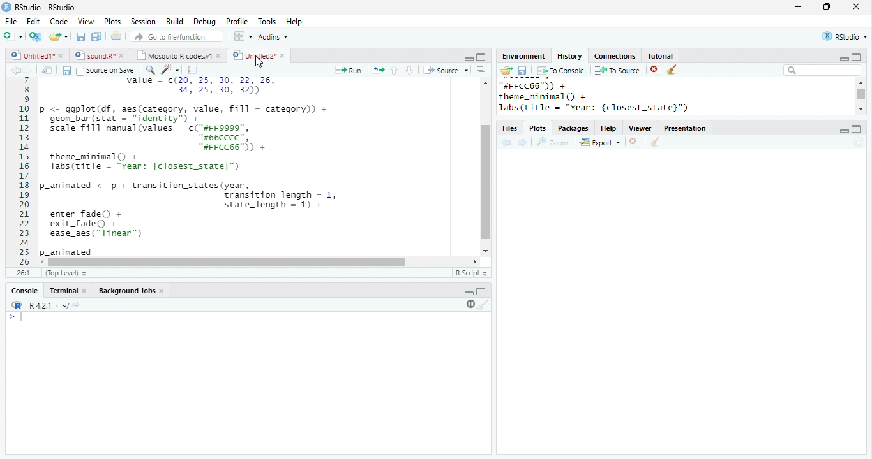  Describe the element at coordinates (194, 194) in the screenshot. I see `p-animated <- p + transition_states(year,Transition_length = 1, state_length = 1)+` at that location.